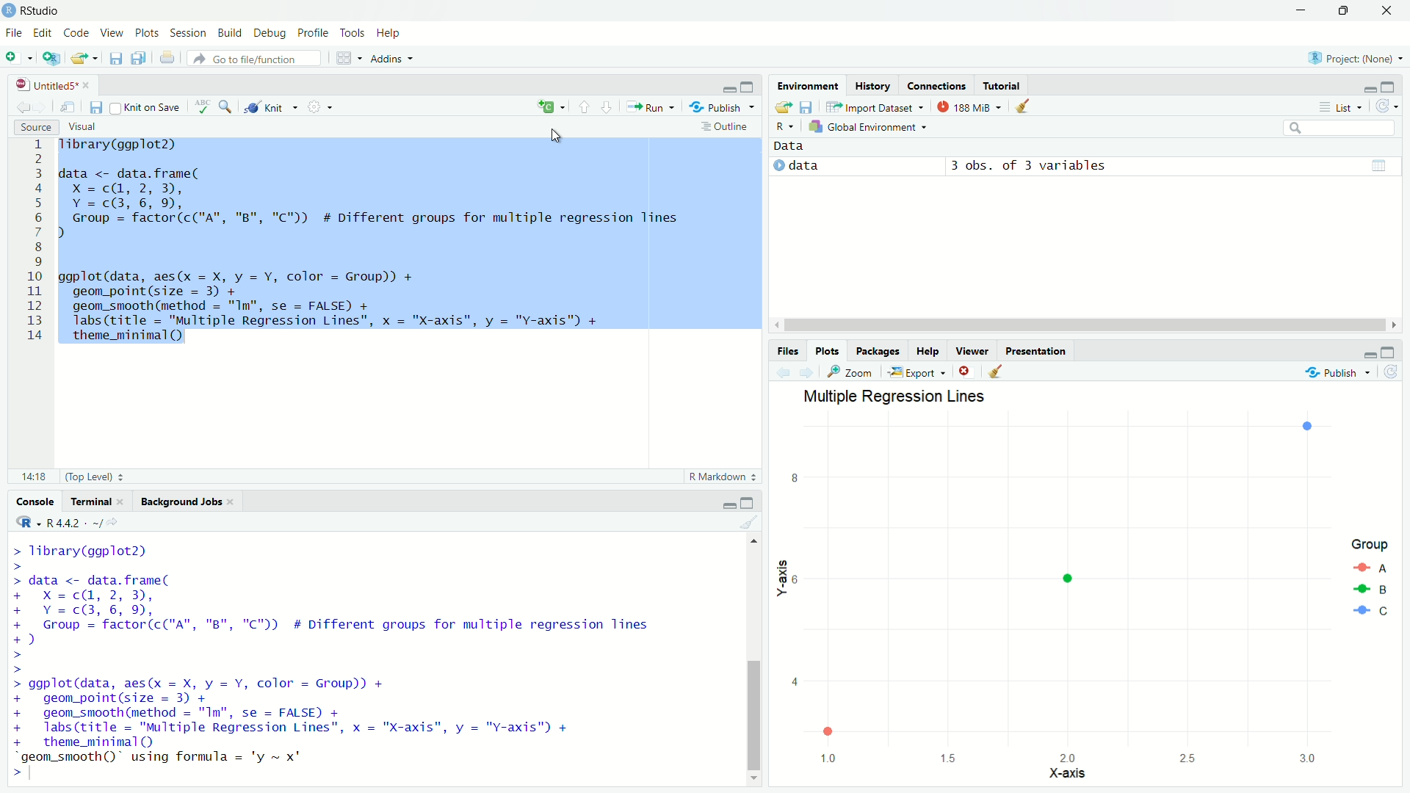 The width and height of the screenshot is (1410, 793). What do you see at coordinates (1365, 88) in the screenshot?
I see `minimise` at bounding box center [1365, 88].